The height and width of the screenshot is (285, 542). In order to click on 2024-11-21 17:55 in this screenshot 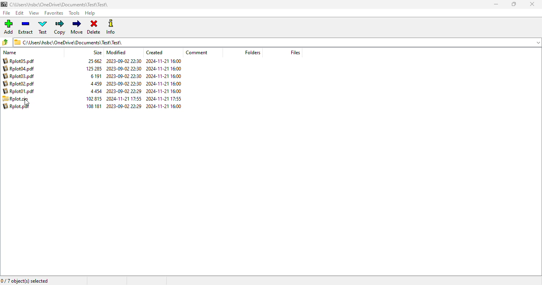, I will do `click(124, 99)`.